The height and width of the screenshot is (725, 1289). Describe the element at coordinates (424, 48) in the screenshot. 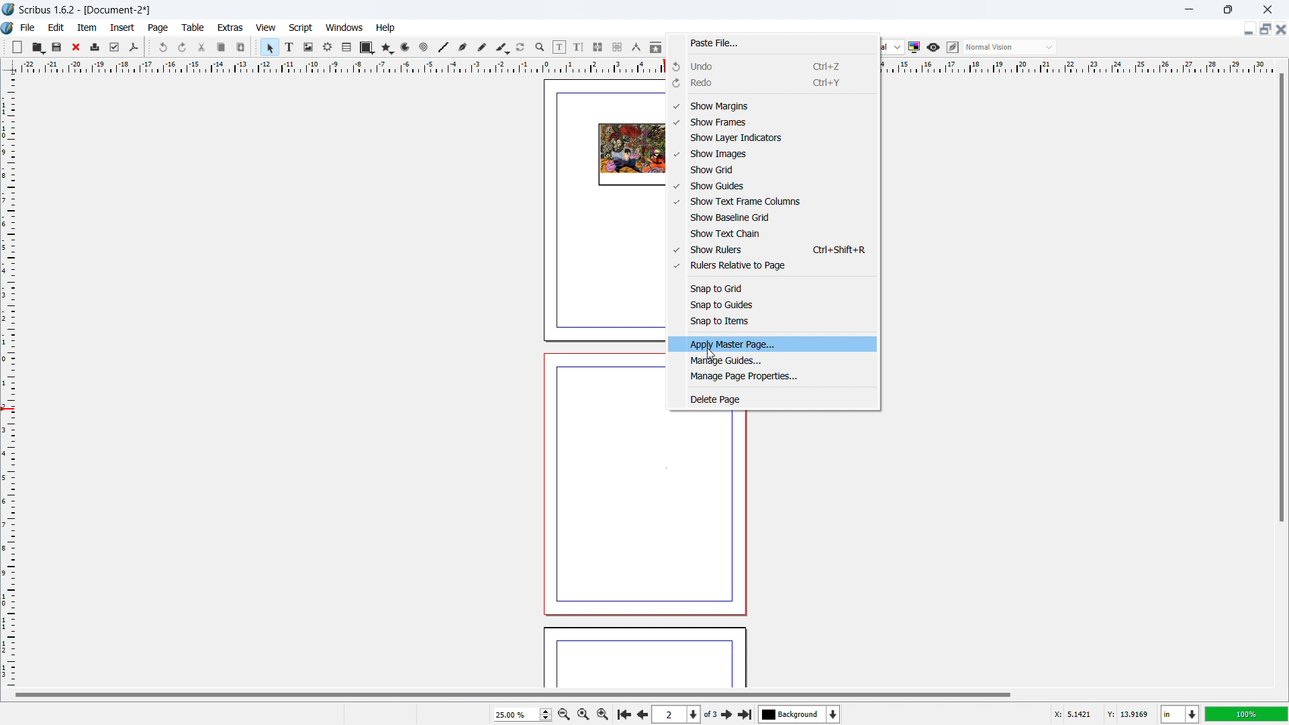

I see `spirals` at that location.